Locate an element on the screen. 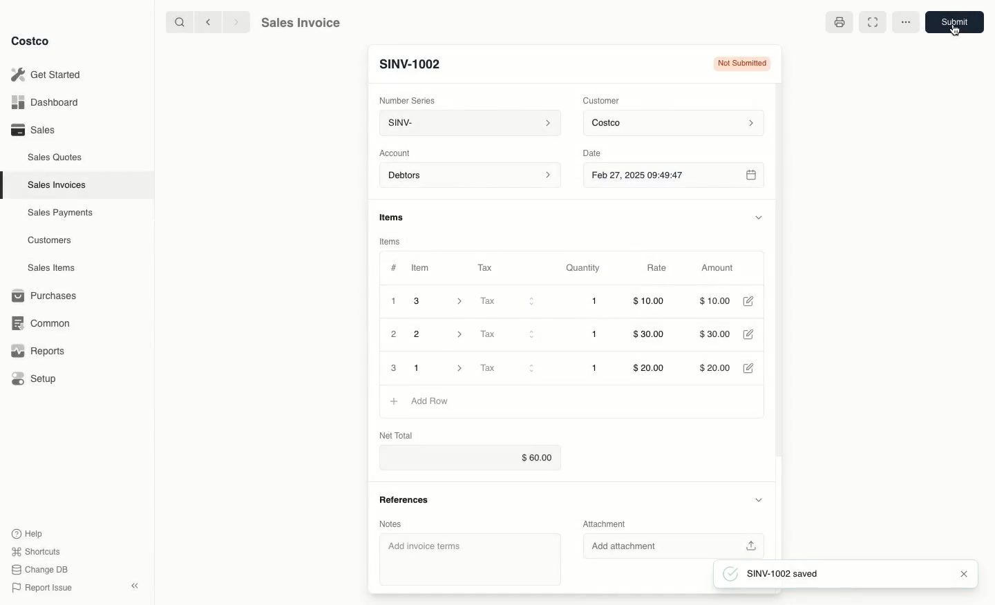  Notes is located at coordinates (396, 525).